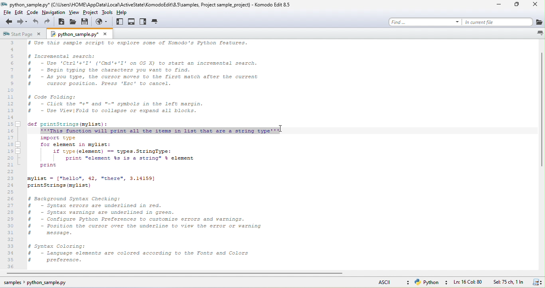  What do you see at coordinates (73, 22) in the screenshot?
I see `open` at bounding box center [73, 22].